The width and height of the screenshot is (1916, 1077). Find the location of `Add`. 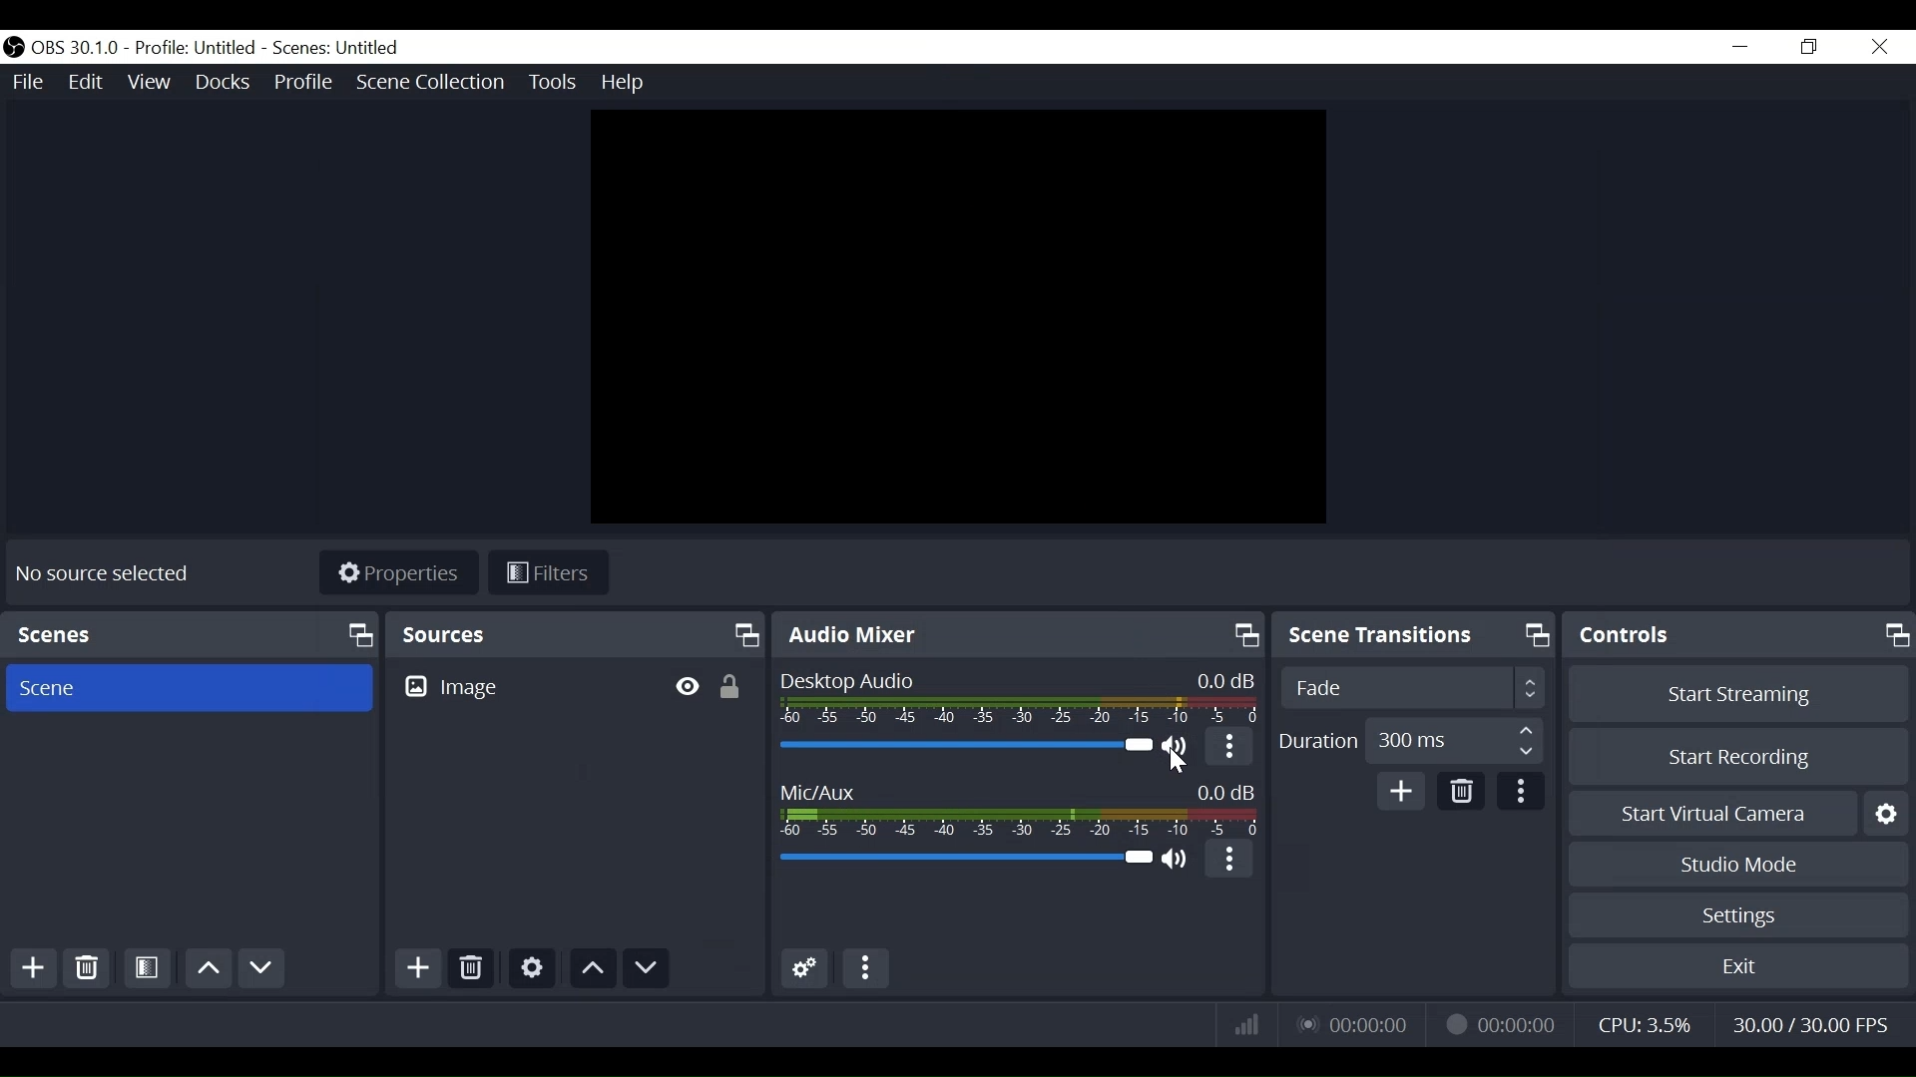

Add is located at coordinates (35, 967).